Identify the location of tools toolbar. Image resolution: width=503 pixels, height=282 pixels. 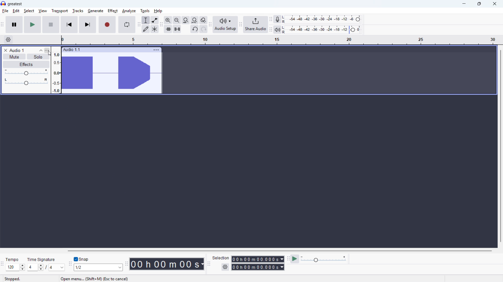
(139, 25).